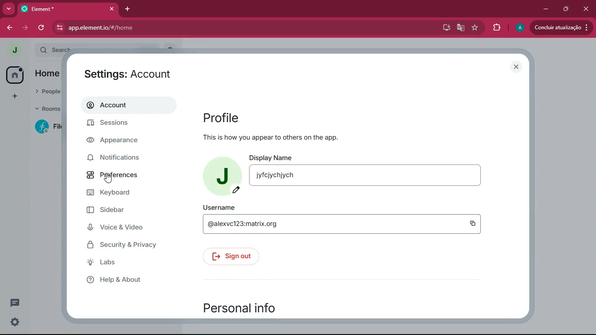 The width and height of the screenshot is (596, 335). What do you see at coordinates (126, 279) in the screenshot?
I see `help & about` at bounding box center [126, 279].